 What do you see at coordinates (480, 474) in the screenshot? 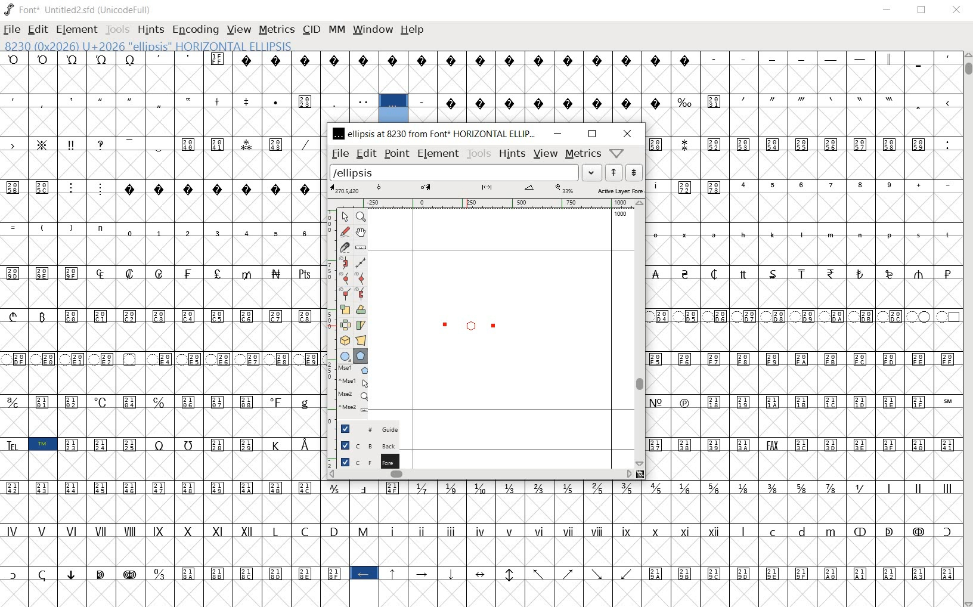
I see `scrollbar` at bounding box center [480, 474].